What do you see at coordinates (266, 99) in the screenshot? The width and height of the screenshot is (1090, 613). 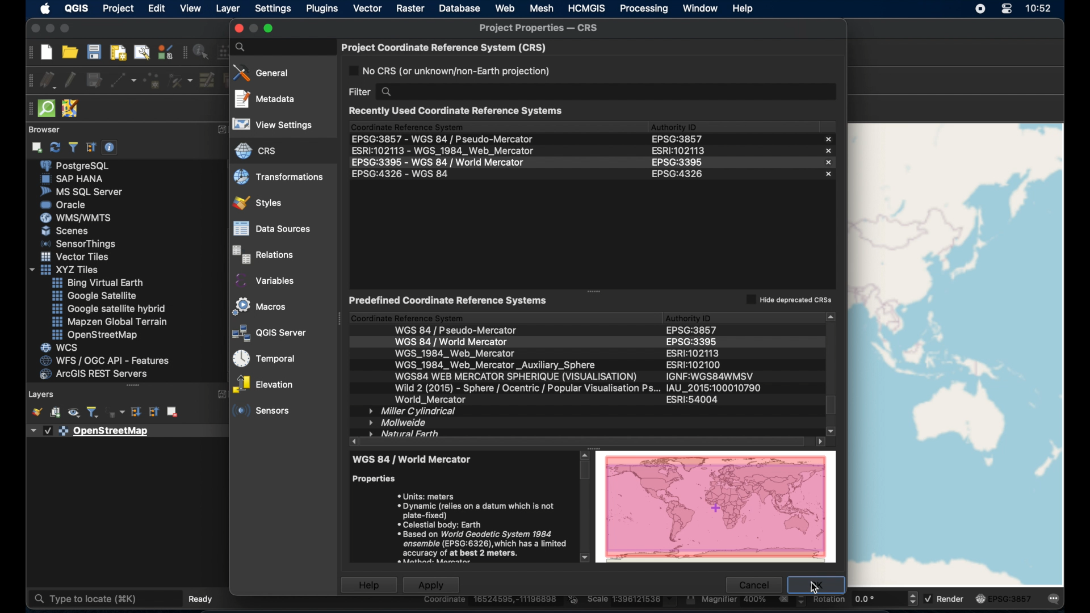 I see `metadata` at bounding box center [266, 99].